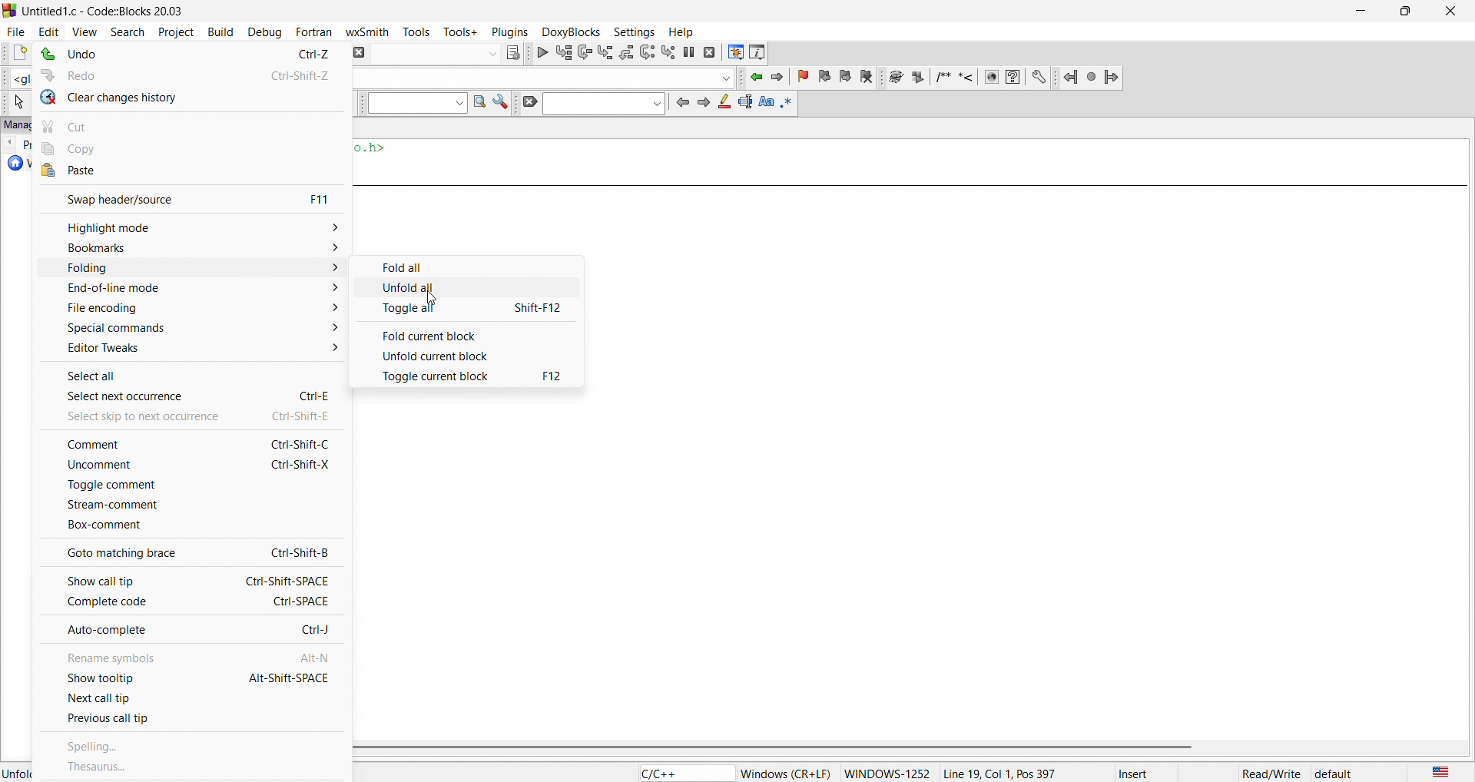 This screenshot has height=782, width=1475. Describe the element at coordinates (679, 31) in the screenshot. I see `help` at that location.